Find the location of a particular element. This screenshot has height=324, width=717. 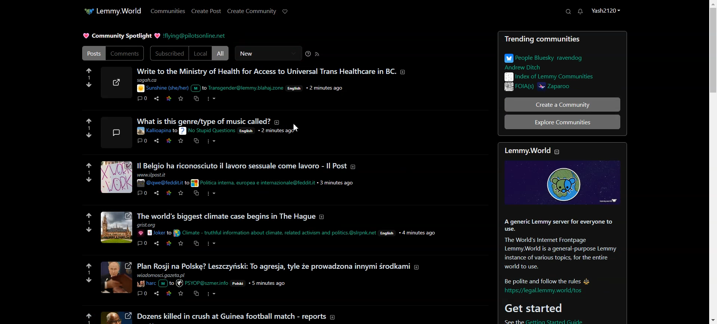

collapse is located at coordinates (561, 151).